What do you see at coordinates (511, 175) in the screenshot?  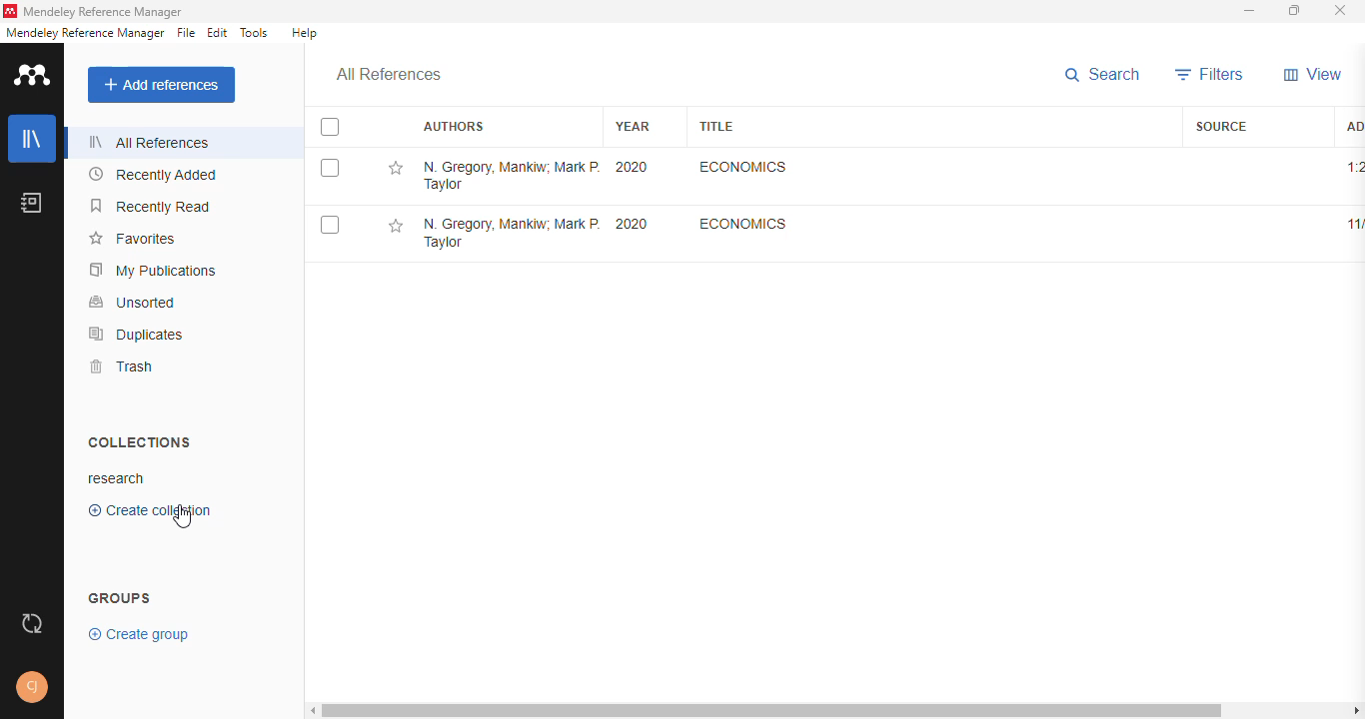 I see `N. Gregory Mankiw, Mark P. Taylor` at bounding box center [511, 175].